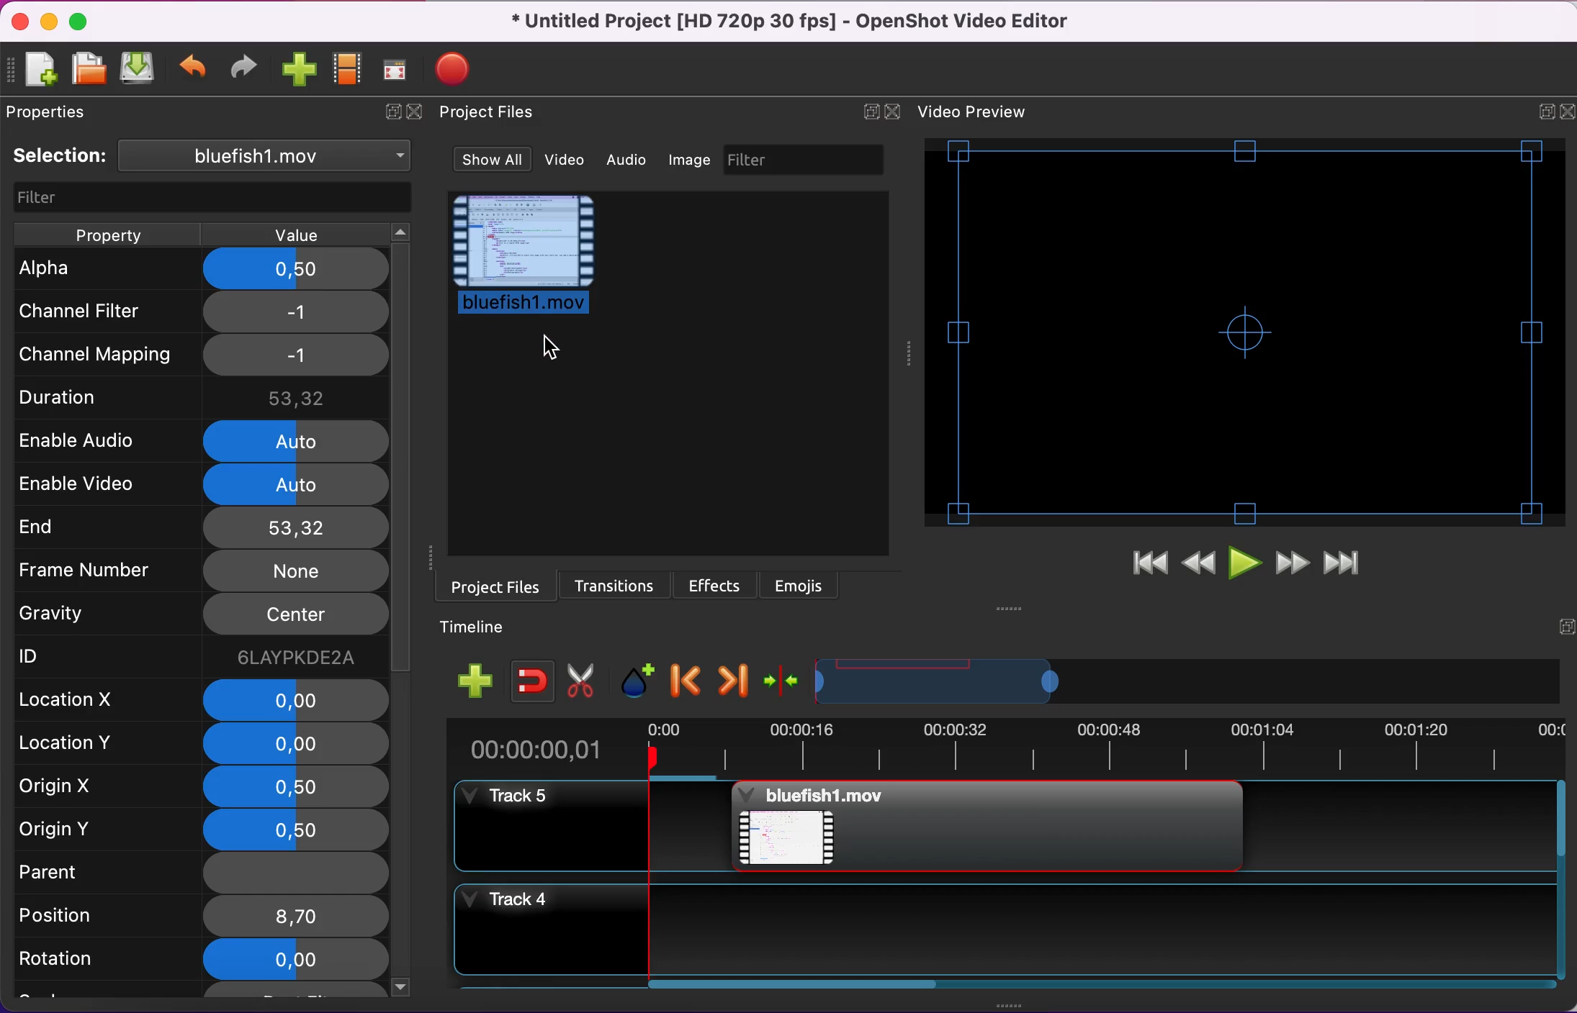  Describe the element at coordinates (80, 871) in the screenshot. I see `parent` at that location.